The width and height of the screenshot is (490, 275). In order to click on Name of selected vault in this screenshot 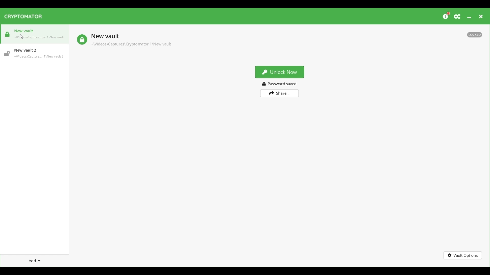, I will do `click(105, 37)`.